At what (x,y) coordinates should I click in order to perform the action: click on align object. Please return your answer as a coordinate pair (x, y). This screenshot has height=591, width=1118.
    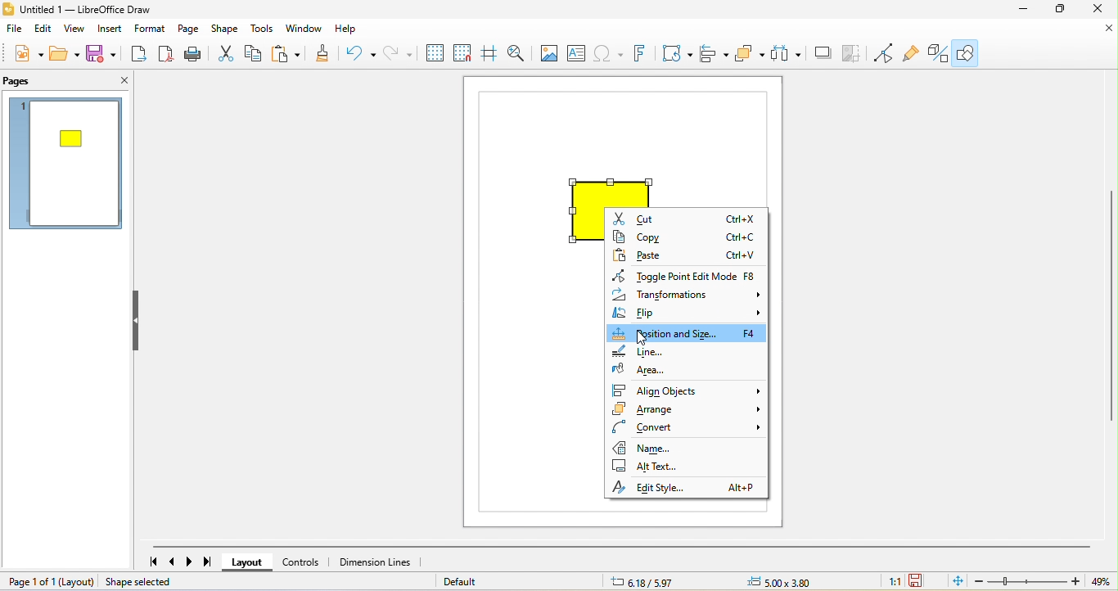
    Looking at the image, I should click on (715, 55).